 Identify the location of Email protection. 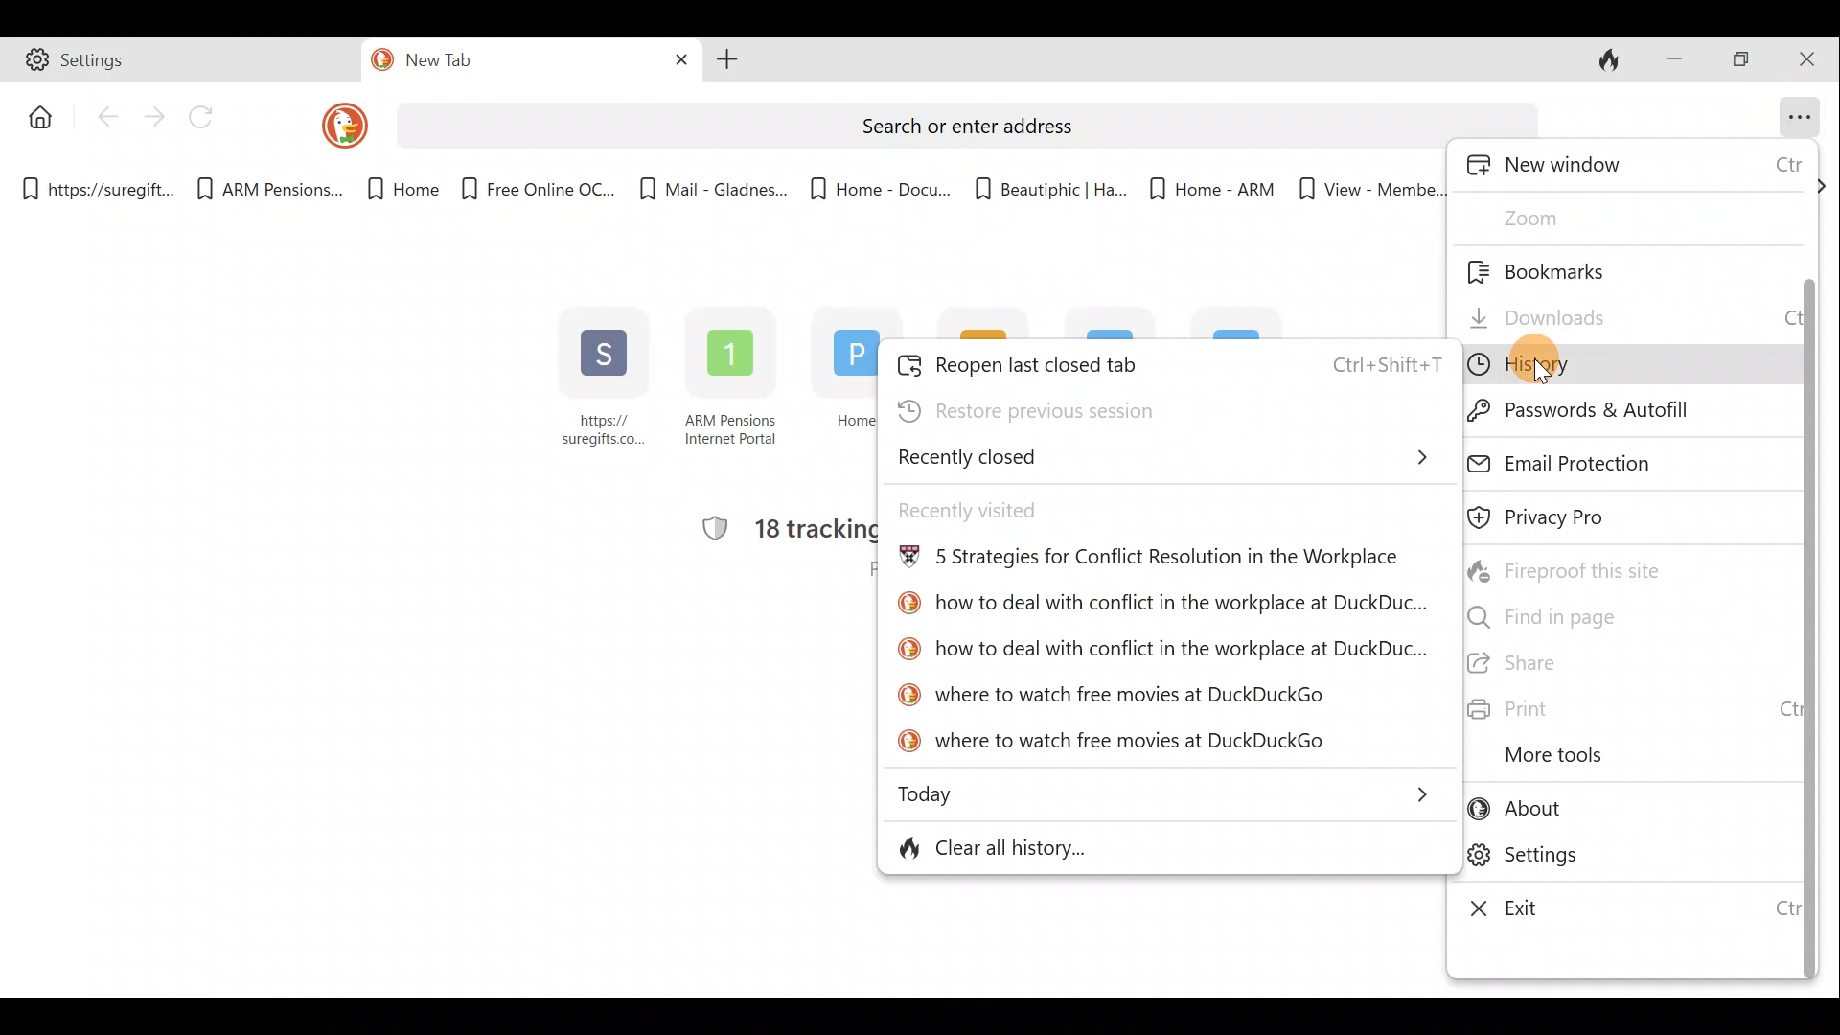
(1615, 460).